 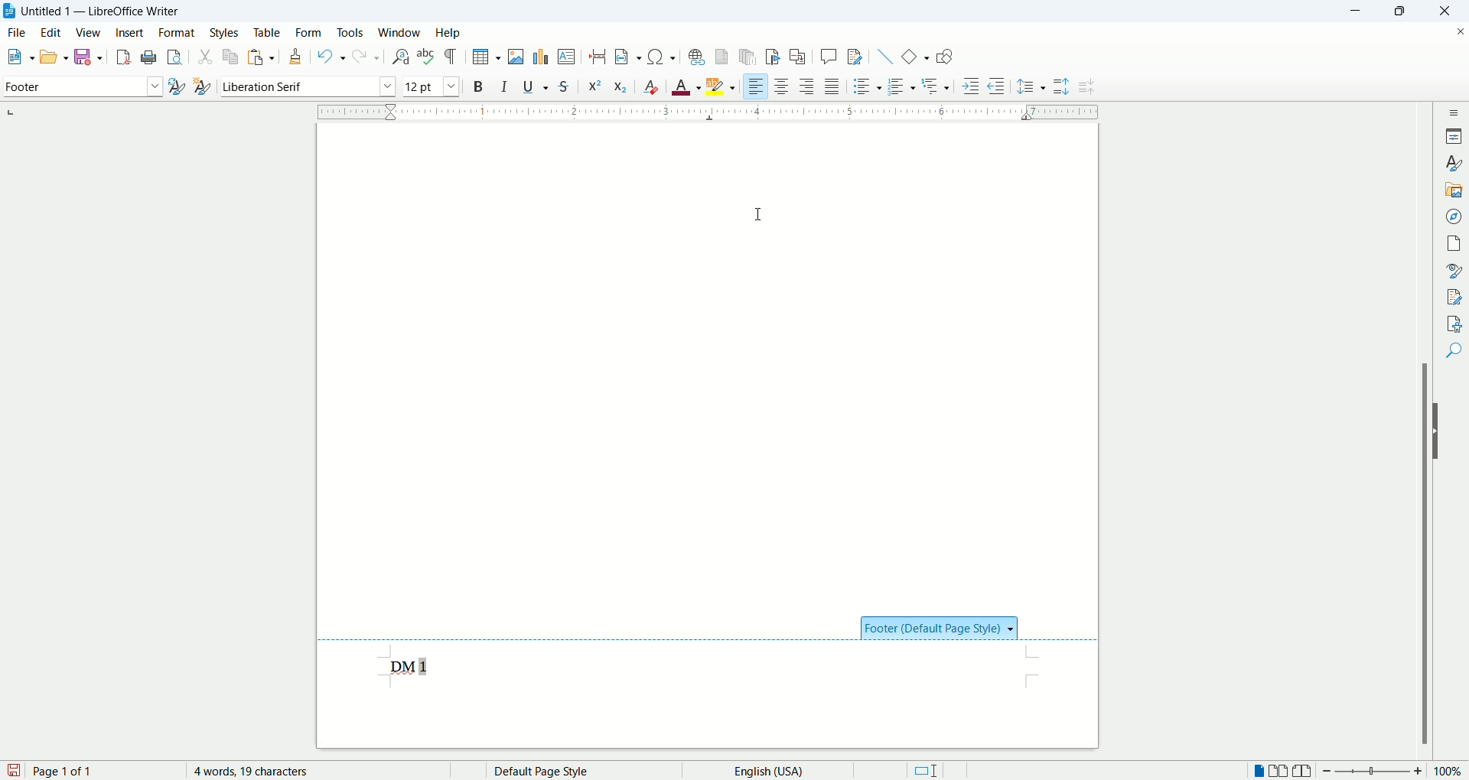 What do you see at coordinates (1031, 88) in the screenshot?
I see `line spacing` at bounding box center [1031, 88].